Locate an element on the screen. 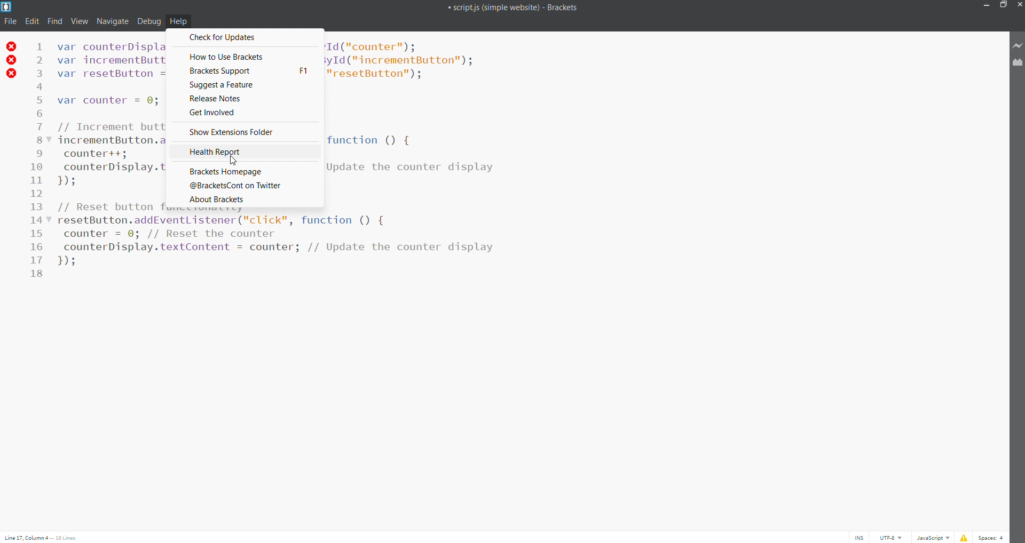  extension manager is located at coordinates (1018, 63).